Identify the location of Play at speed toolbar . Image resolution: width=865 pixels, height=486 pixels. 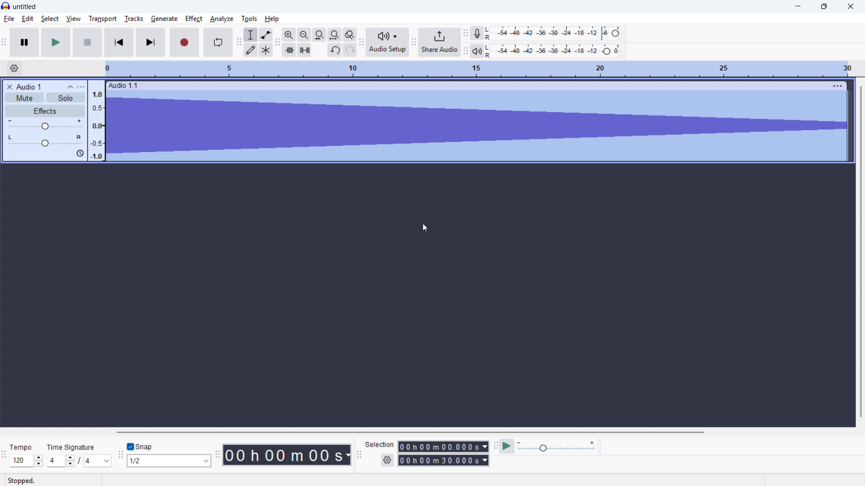
(496, 445).